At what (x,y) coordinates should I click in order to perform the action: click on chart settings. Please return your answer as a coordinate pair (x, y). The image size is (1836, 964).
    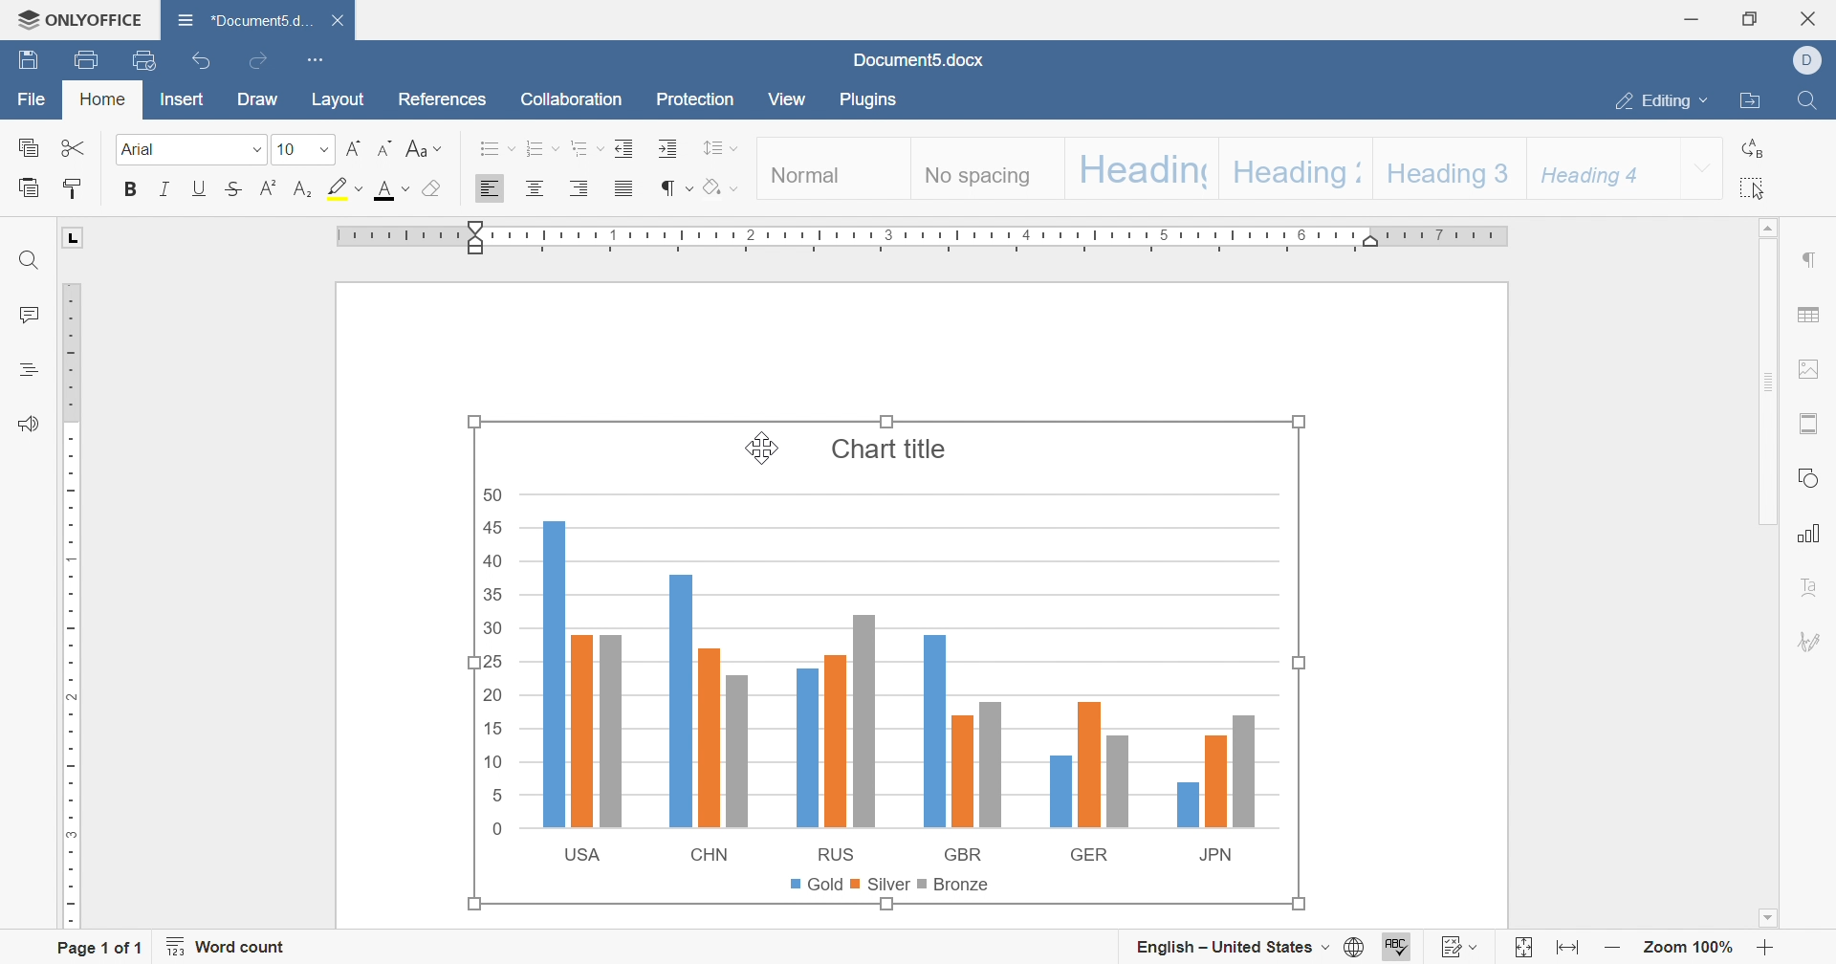
    Looking at the image, I should click on (1811, 534).